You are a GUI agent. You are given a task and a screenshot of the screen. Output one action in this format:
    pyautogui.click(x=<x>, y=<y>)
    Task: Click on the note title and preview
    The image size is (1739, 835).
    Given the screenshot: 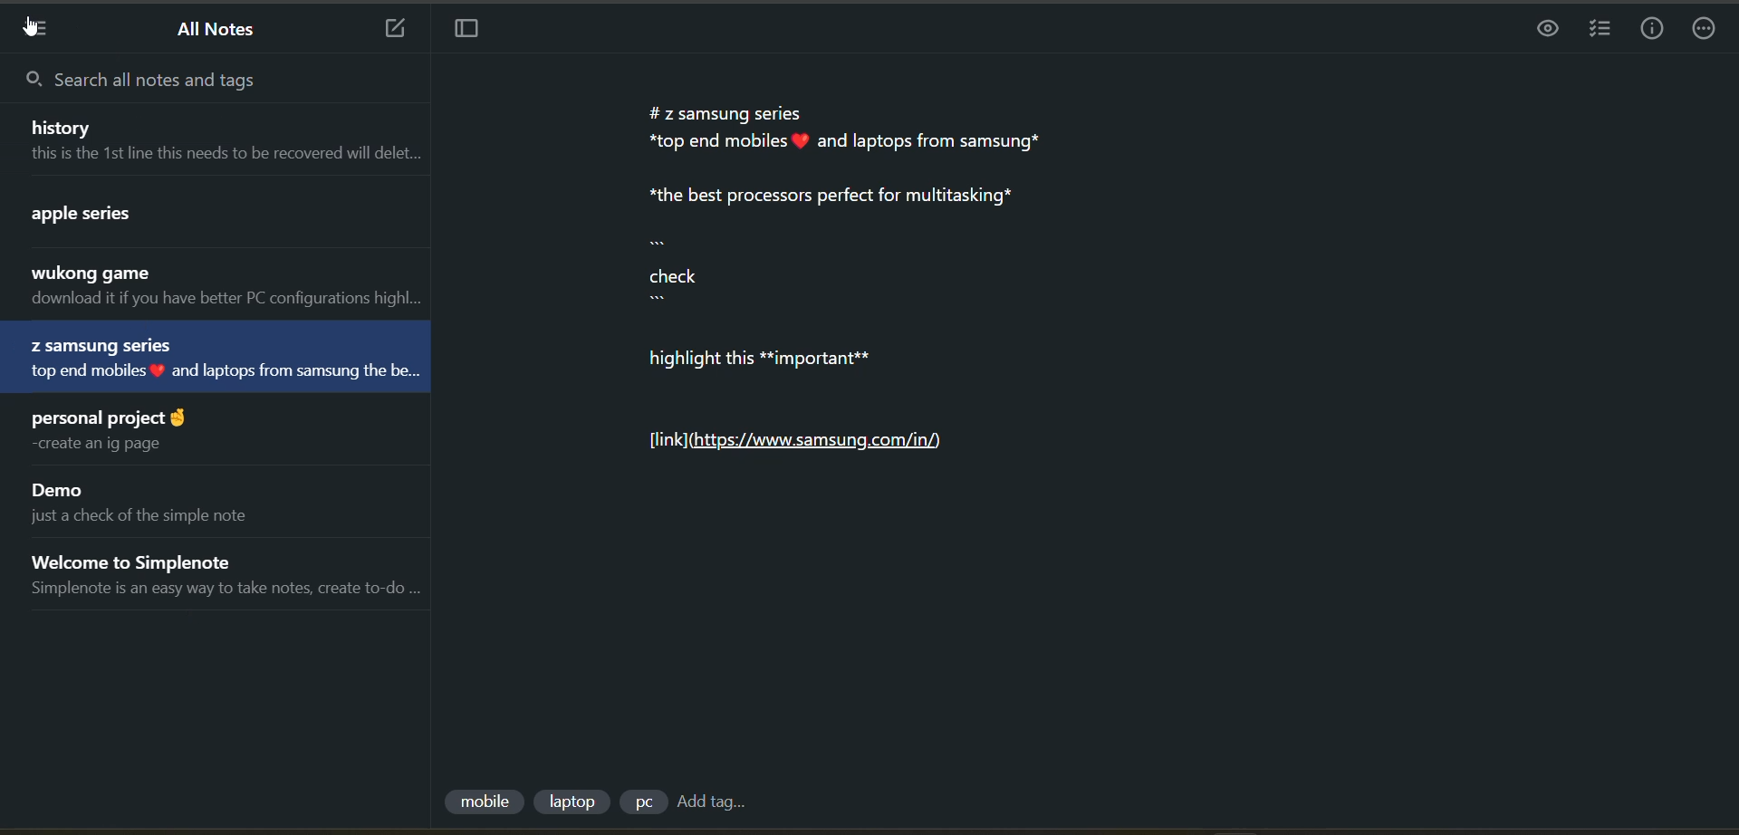 What is the action you would take?
    pyautogui.click(x=226, y=144)
    